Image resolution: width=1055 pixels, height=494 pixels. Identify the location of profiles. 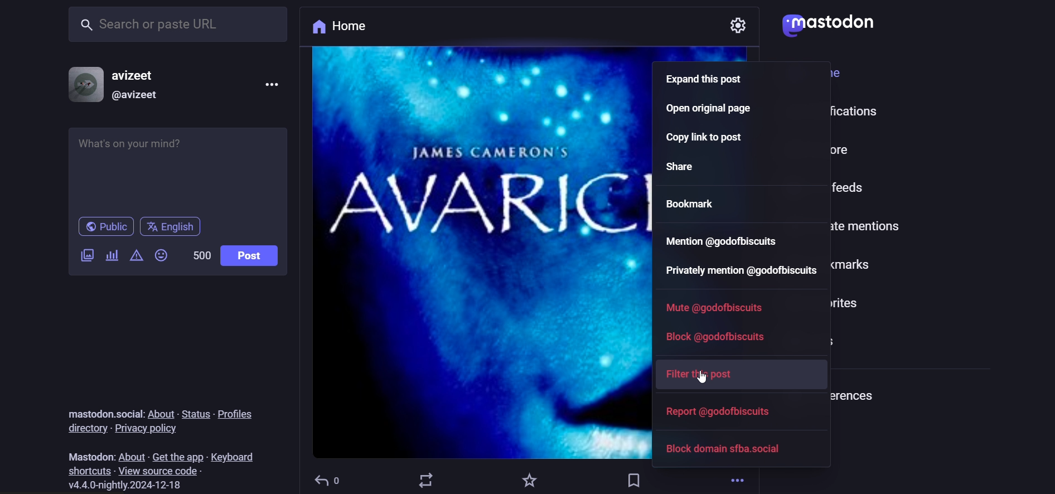
(236, 413).